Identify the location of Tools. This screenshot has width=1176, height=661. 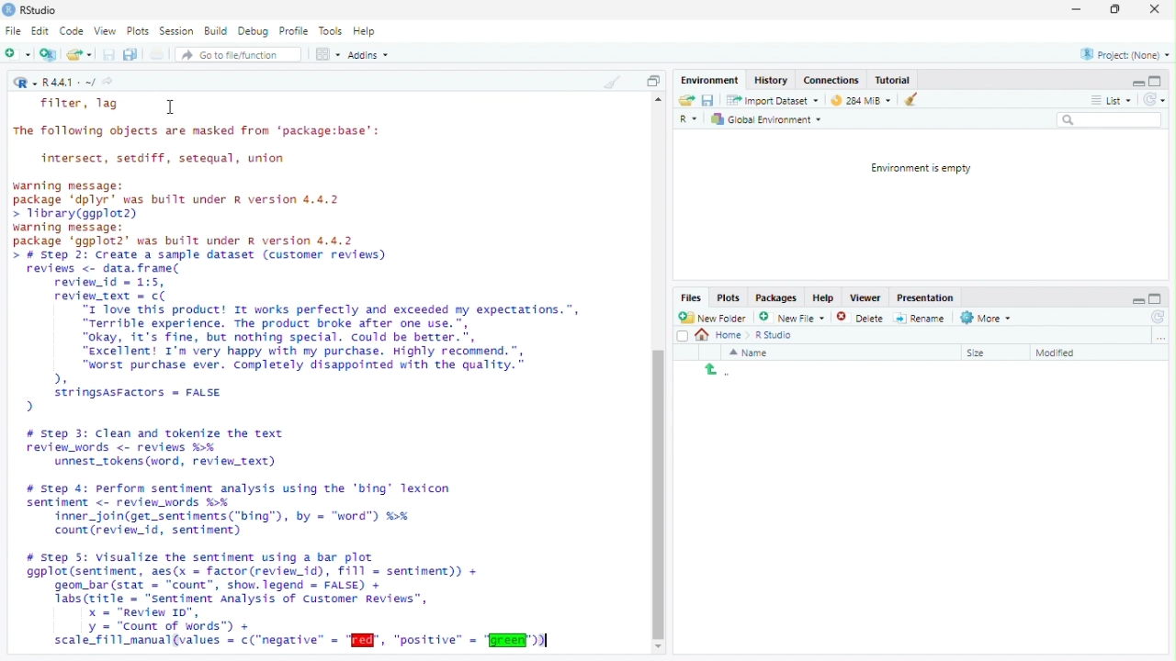
(331, 31).